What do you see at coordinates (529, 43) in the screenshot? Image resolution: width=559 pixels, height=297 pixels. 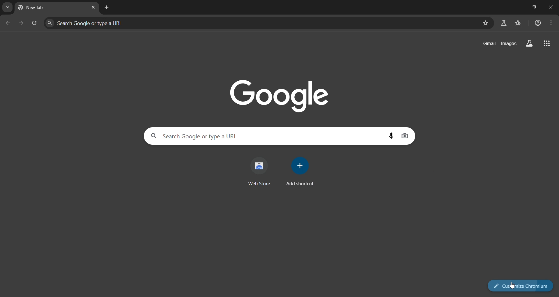 I see `search labs` at bounding box center [529, 43].